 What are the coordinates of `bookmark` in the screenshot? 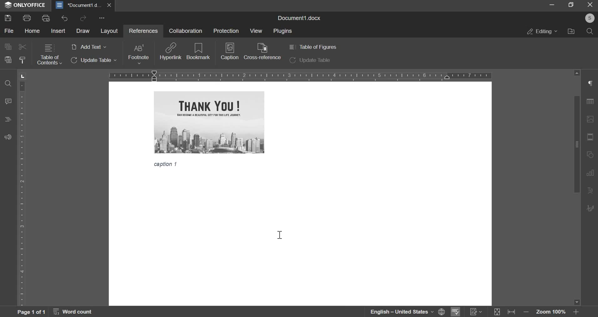 It's located at (199, 51).